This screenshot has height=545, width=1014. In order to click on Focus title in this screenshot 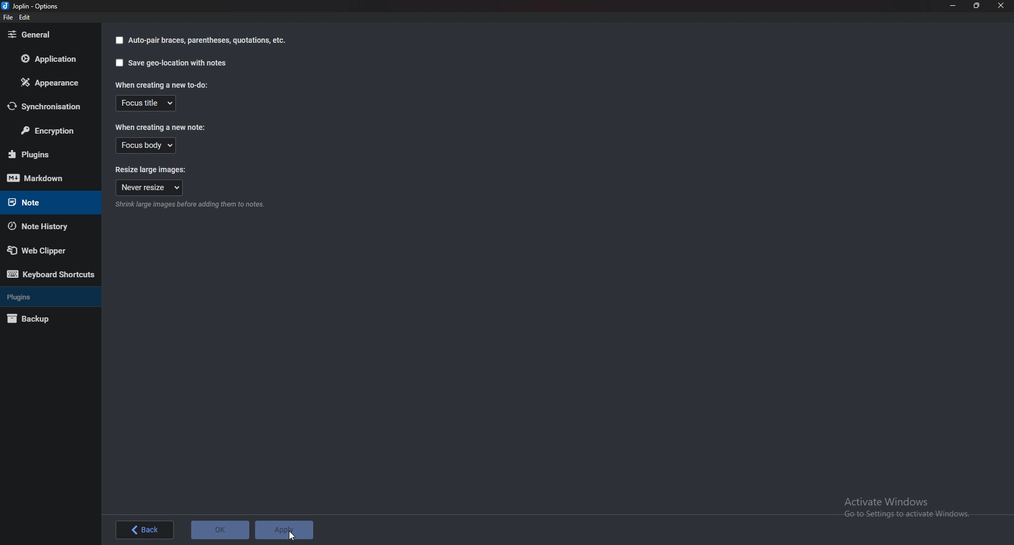, I will do `click(146, 103)`.